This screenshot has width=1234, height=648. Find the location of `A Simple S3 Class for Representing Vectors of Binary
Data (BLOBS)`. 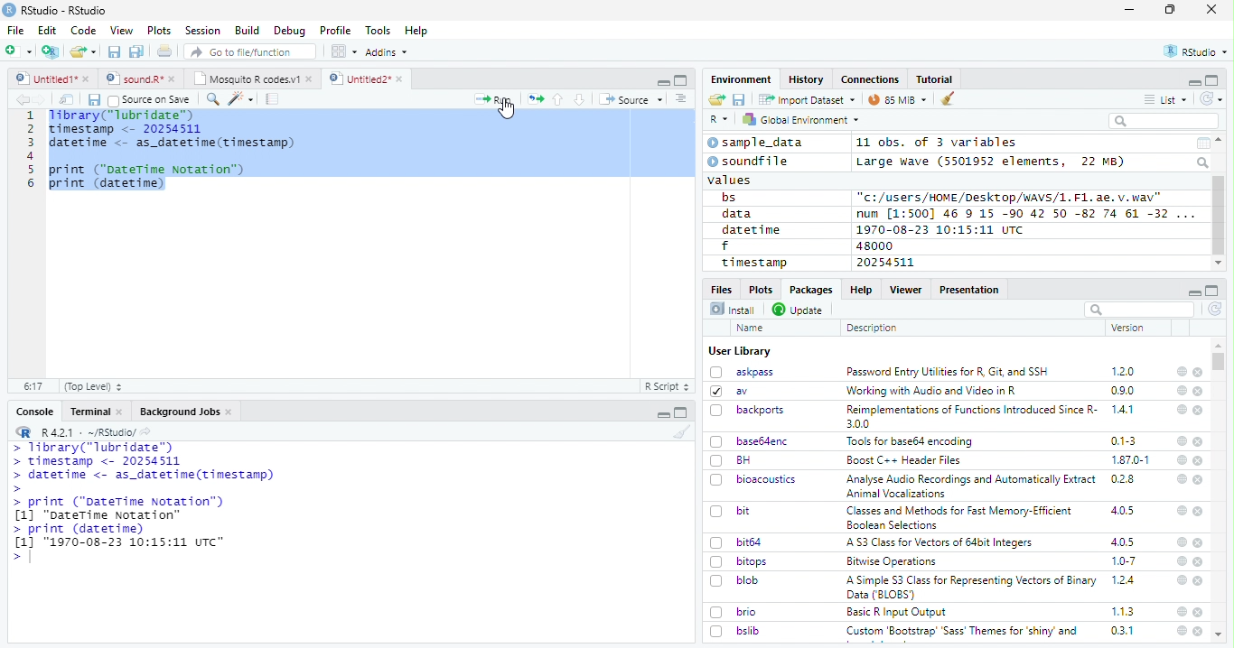

A Simple S3 Class for Representing Vectors of Binary
Data (BLOBS) is located at coordinates (973, 587).